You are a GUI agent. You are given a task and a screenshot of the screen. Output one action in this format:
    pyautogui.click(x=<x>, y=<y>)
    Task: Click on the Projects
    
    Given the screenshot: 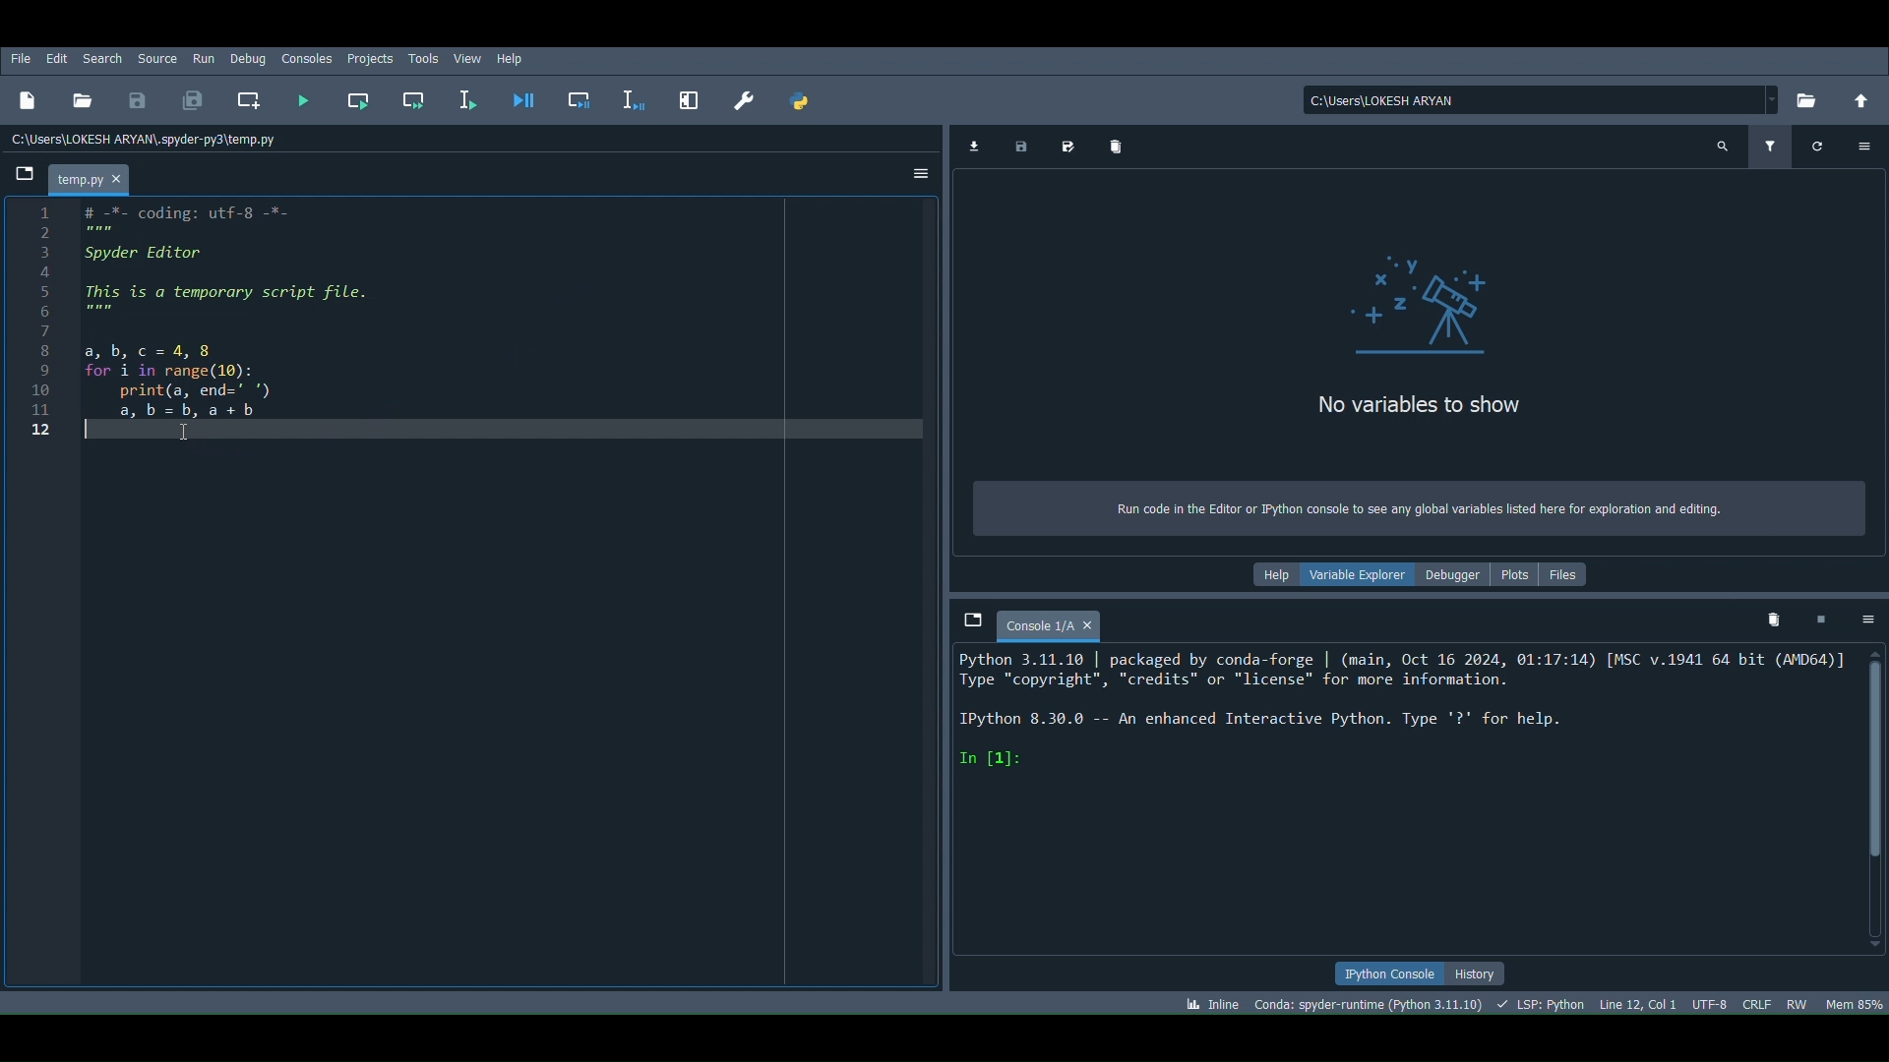 What is the action you would take?
    pyautogui.click(x=368, y=61)
    